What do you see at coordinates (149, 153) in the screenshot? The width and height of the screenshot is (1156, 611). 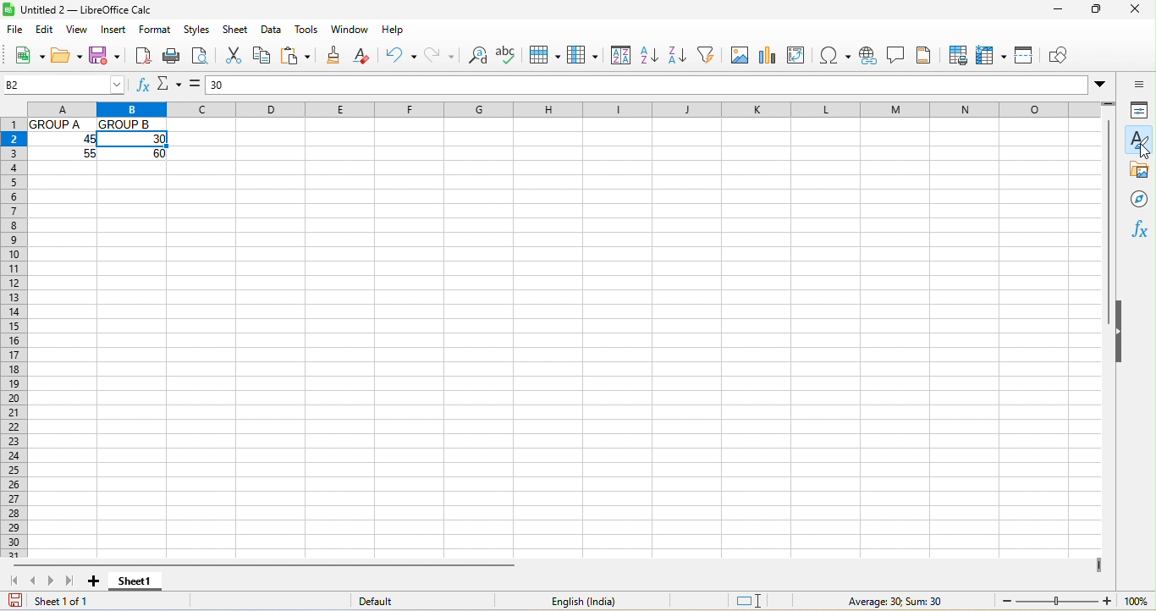 I see `60` at bounding box center [149, 153].